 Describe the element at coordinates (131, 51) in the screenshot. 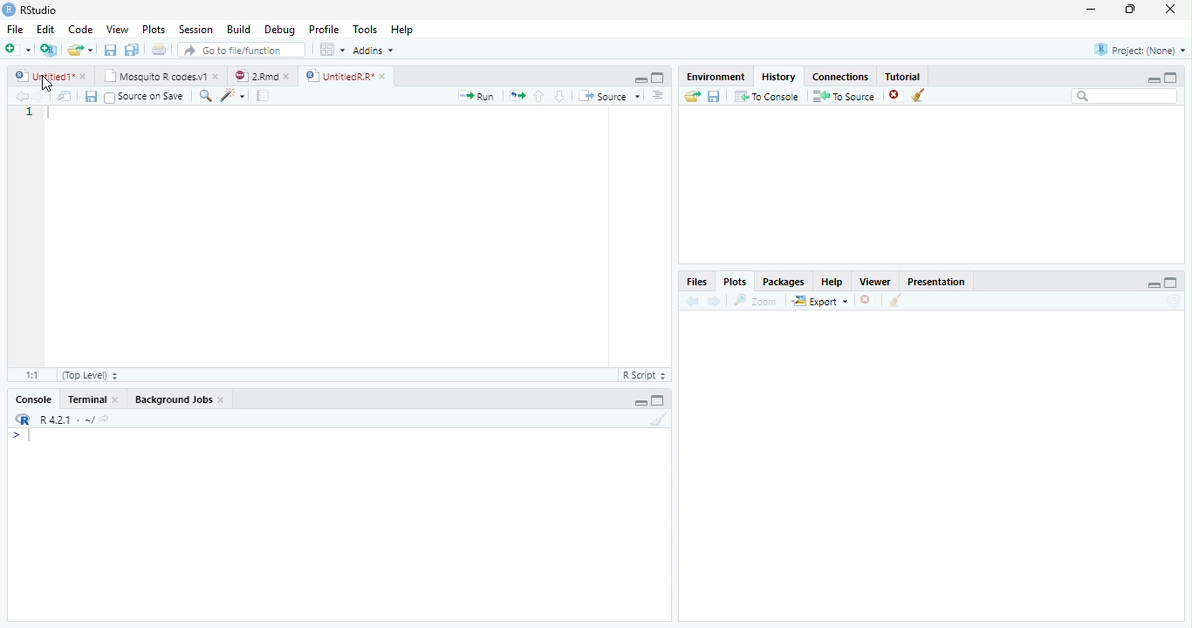

I see `Save all file` at that location.